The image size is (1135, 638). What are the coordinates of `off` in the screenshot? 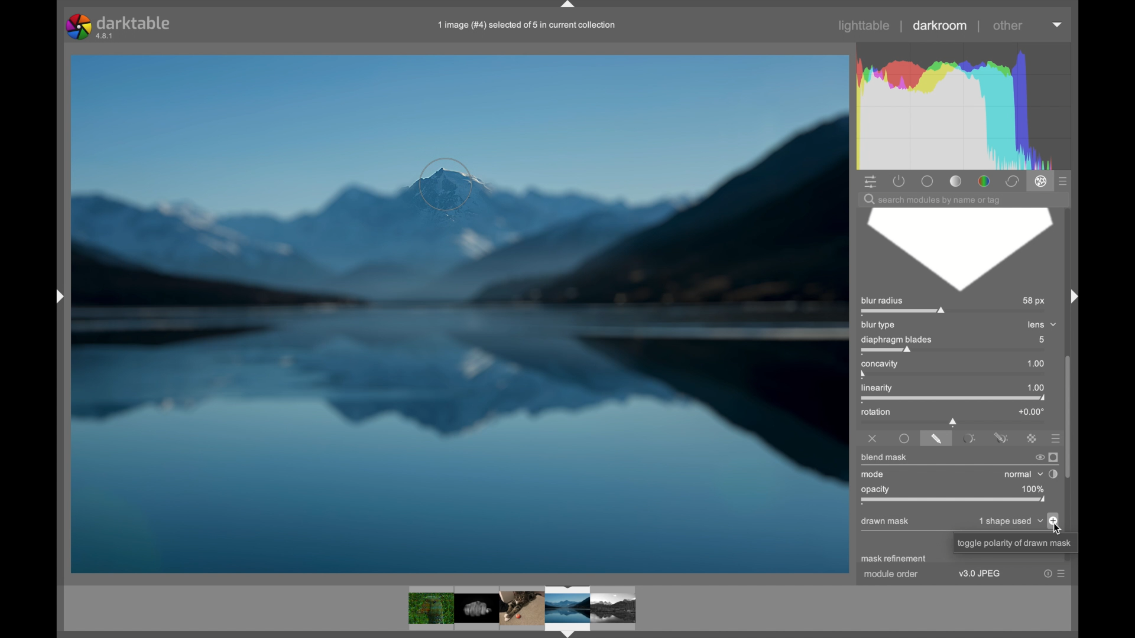 It's located at (873, 437).